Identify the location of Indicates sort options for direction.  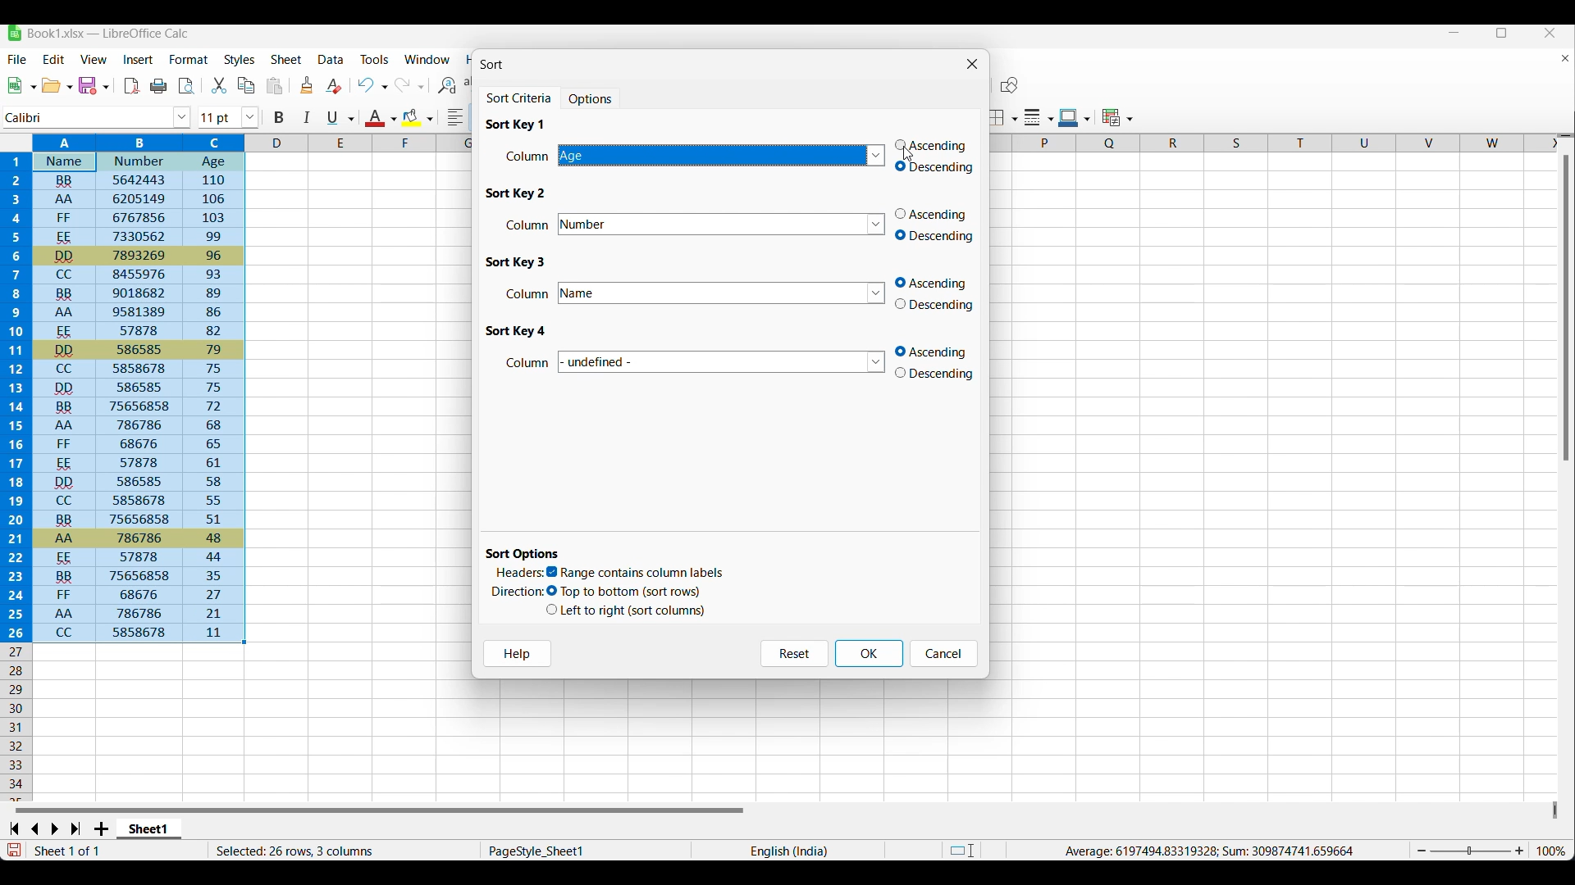
(518, 592).